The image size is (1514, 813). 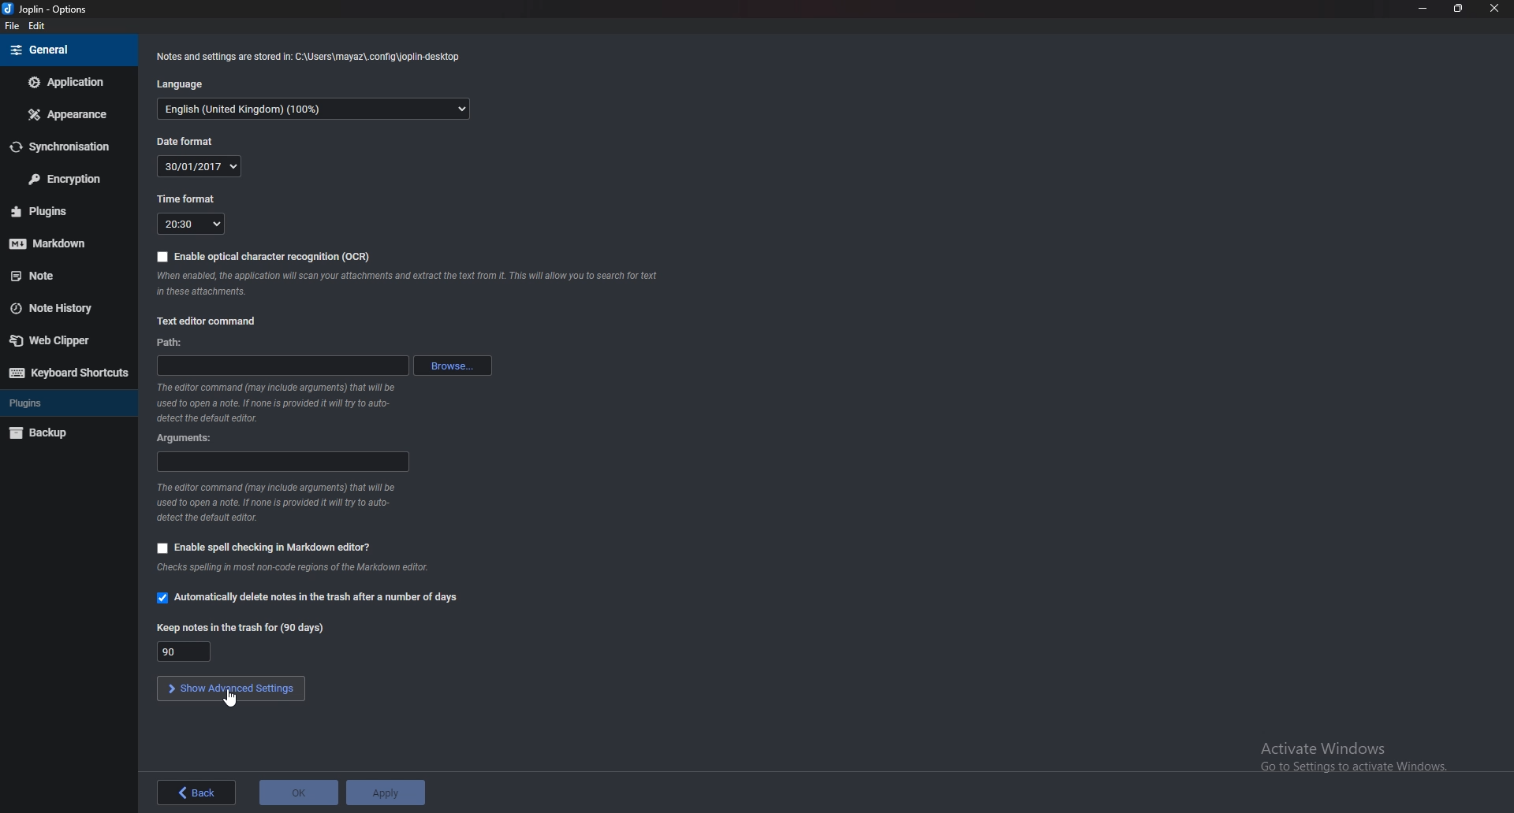 I want to click on 20:30, so click(x=190, y=222).